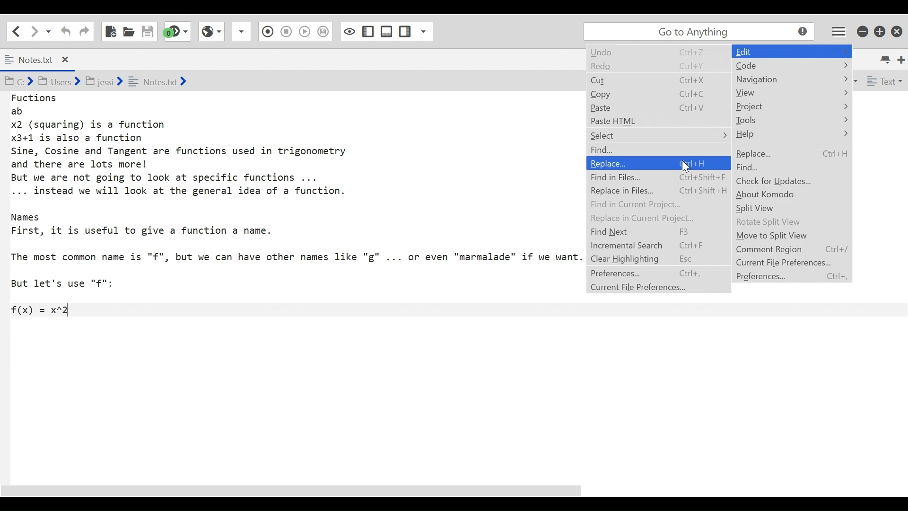 The width and height of the screenshot is (908, 511). Describe the element at coordinates (777, 182) in the screenshot. I see `check for Updates...` at that location.